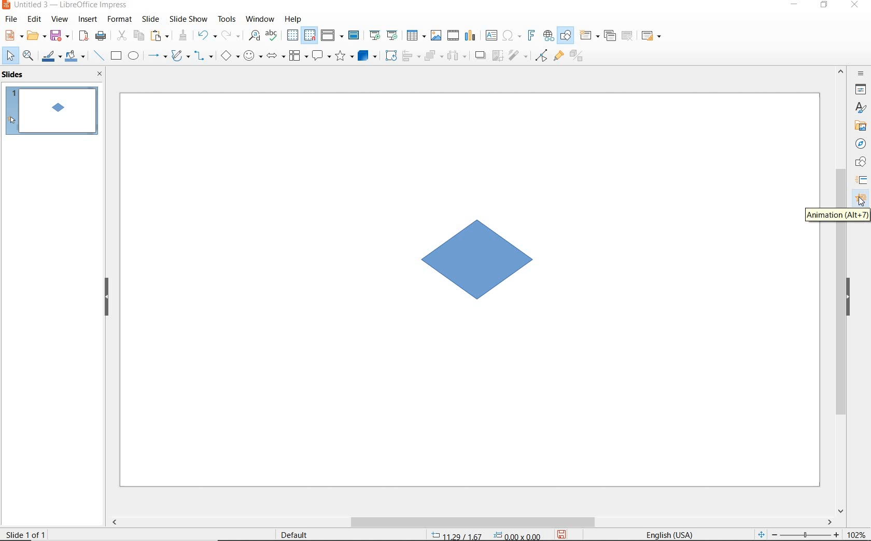 This screenshot has width=871, height=541. I want to click on element, so click(488, 262).